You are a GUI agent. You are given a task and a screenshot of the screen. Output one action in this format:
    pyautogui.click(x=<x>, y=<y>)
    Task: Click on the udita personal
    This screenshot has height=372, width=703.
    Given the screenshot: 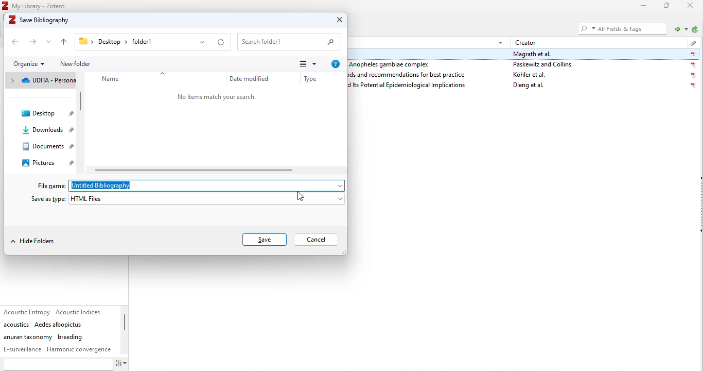 What is the action you would take?
    pyautogui.click(x=41, y=80)
    